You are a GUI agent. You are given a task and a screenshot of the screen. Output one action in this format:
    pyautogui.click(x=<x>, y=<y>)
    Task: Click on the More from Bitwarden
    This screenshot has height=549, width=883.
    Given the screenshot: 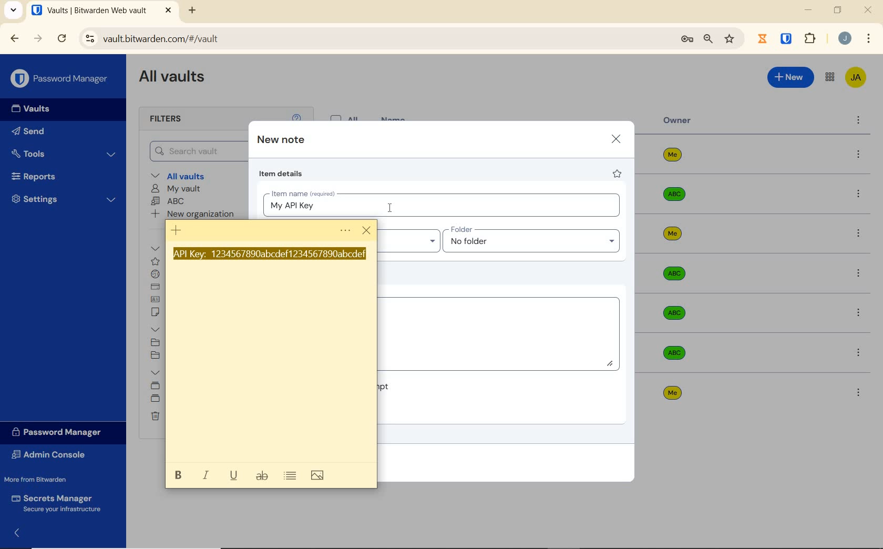 What is the action you would take?
    pyautogui.click(x=46, y=480)
    